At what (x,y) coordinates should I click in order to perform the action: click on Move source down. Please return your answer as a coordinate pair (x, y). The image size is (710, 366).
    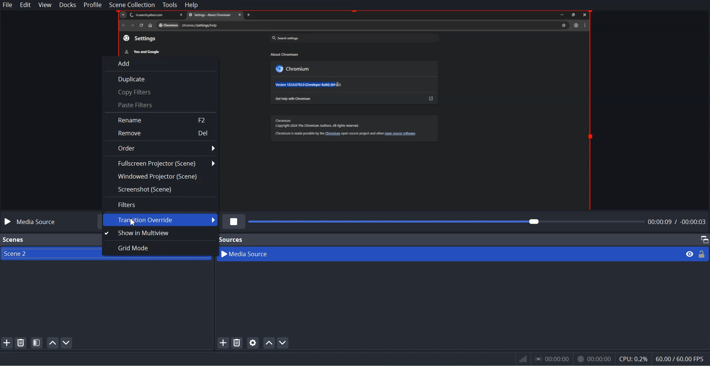
    Looking at the image, I should click on (283, 343).